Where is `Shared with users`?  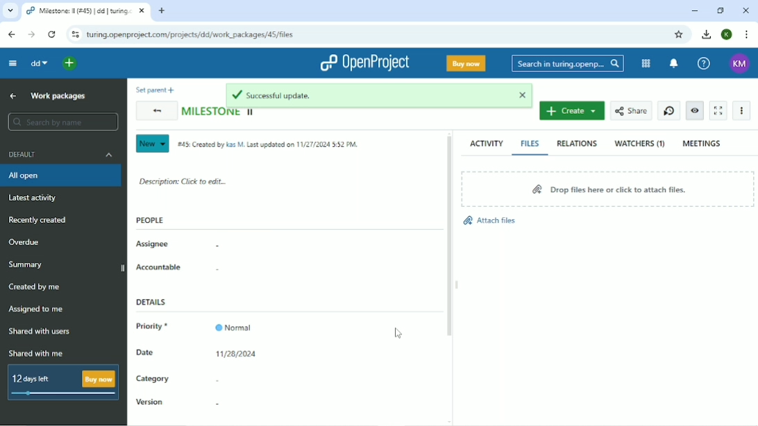 Shared with users is located at coordinates (40, 332).